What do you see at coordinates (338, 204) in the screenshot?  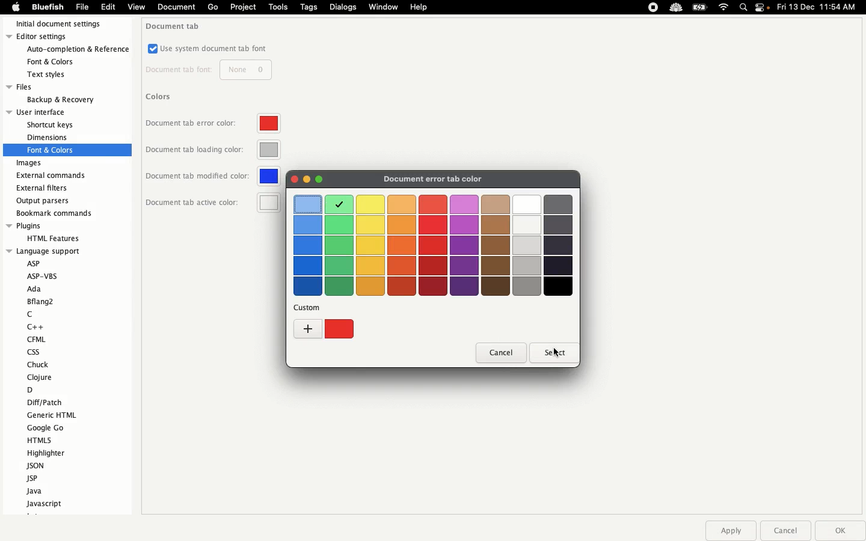 I see `Selected` at bounding box center [338, 204].